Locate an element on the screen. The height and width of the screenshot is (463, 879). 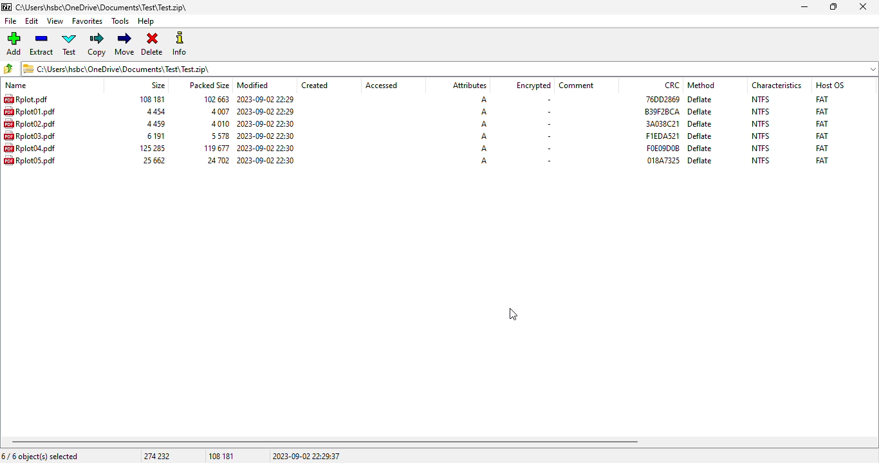
packed size is located at coordinates (219, 123).